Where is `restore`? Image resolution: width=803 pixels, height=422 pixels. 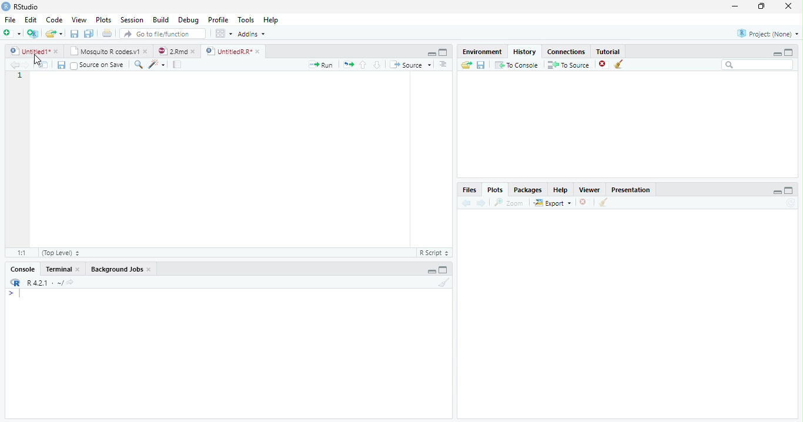
restore is located at coordinates (761, 6).